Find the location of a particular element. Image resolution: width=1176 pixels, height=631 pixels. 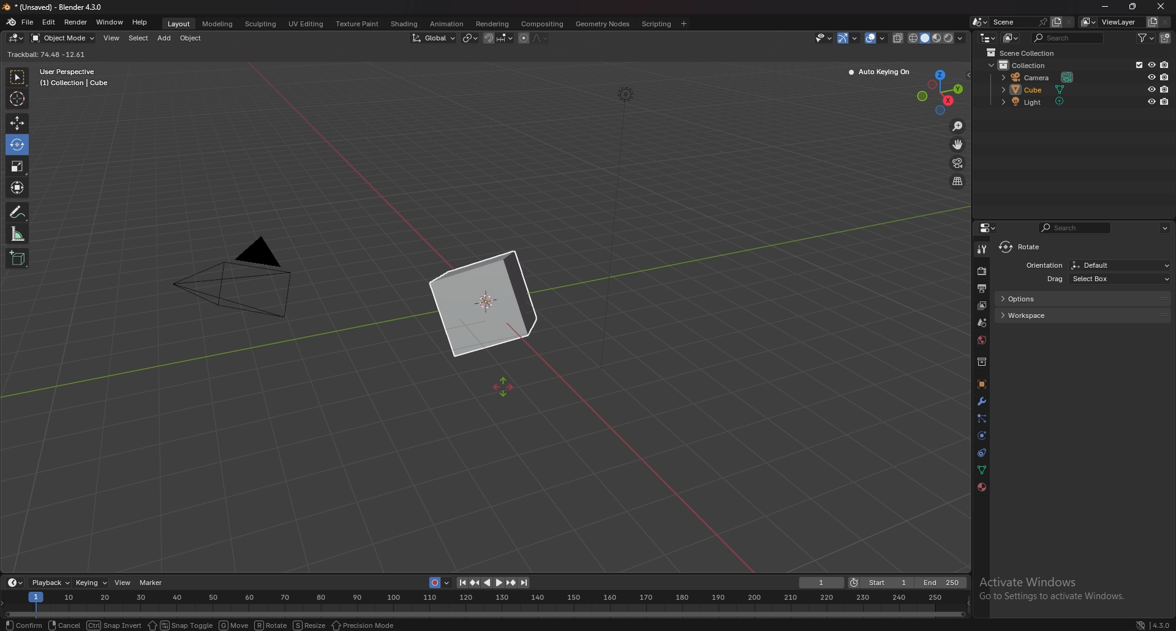

cube is located at coordinates (1041, 89).